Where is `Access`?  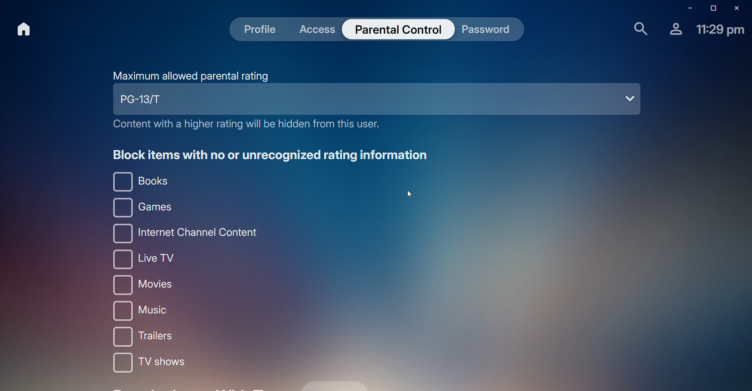
Access is located at coordinates (320, 29).